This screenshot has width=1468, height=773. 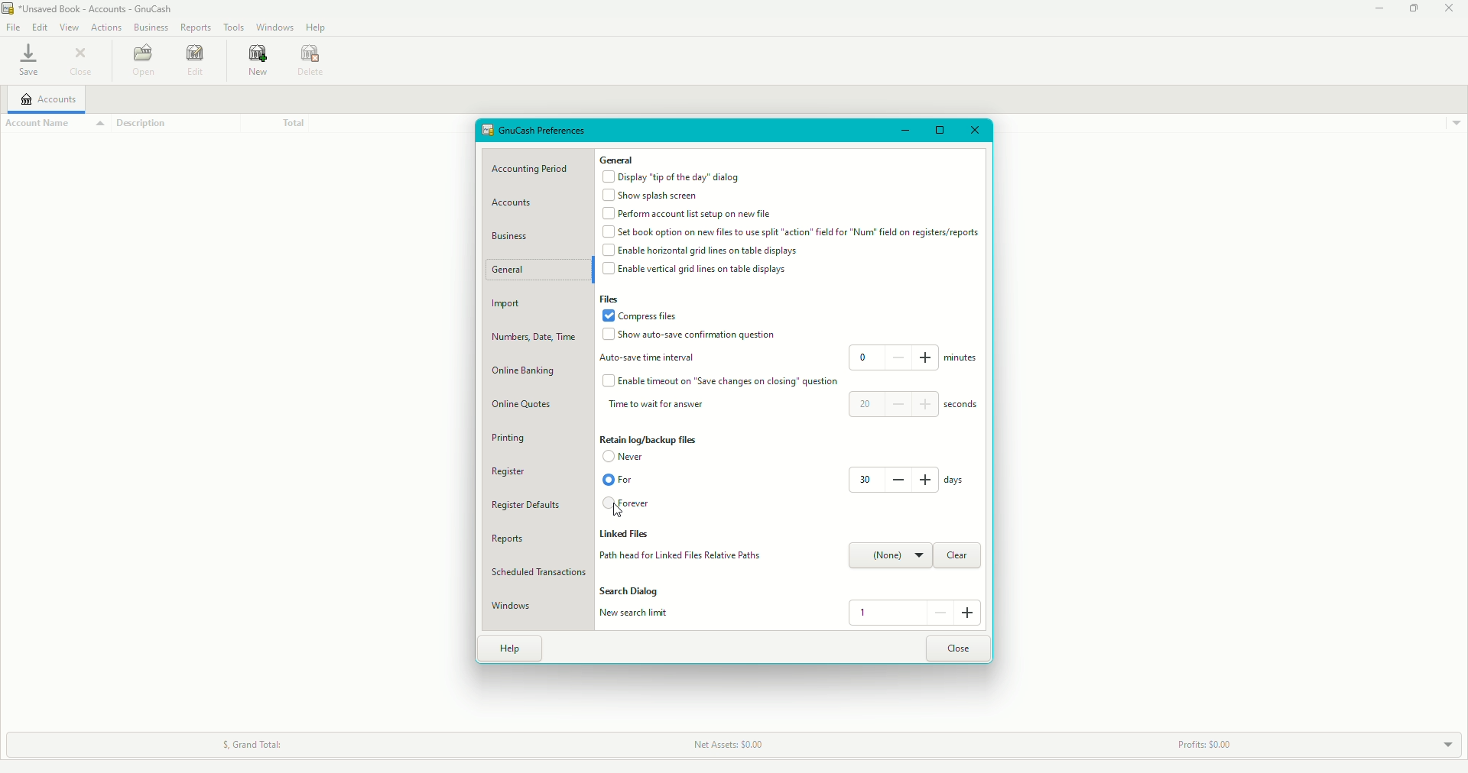 What do you see at coordinates (515, 202) in the screenshot?
I see `Accounts` at bounding box center [515, 202].